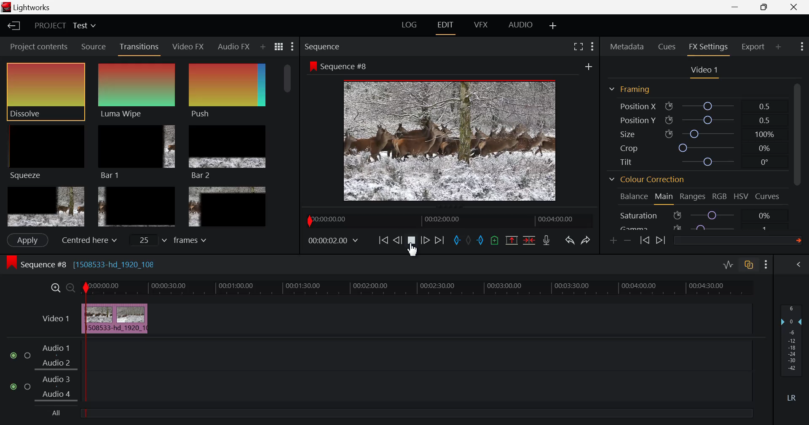 The height and width of the screenshot is (425, 809). Describe the element at coordinates (71, 289) in the screenshot. I see `Timeline Zoom Out` at that location.